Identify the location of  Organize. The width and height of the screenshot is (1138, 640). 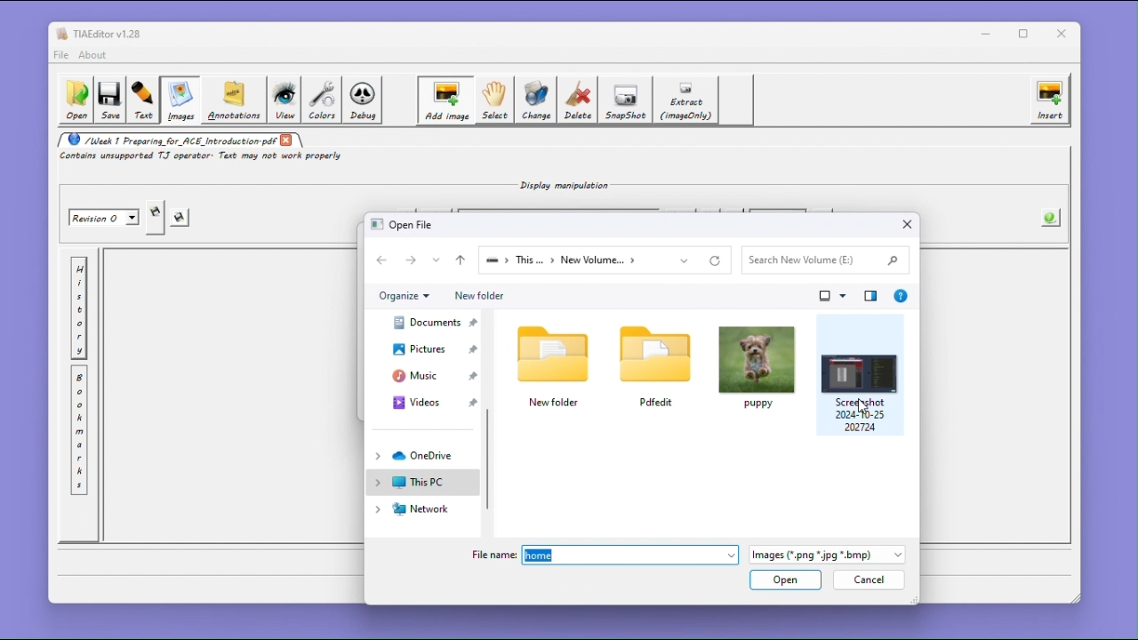
(404, 296).